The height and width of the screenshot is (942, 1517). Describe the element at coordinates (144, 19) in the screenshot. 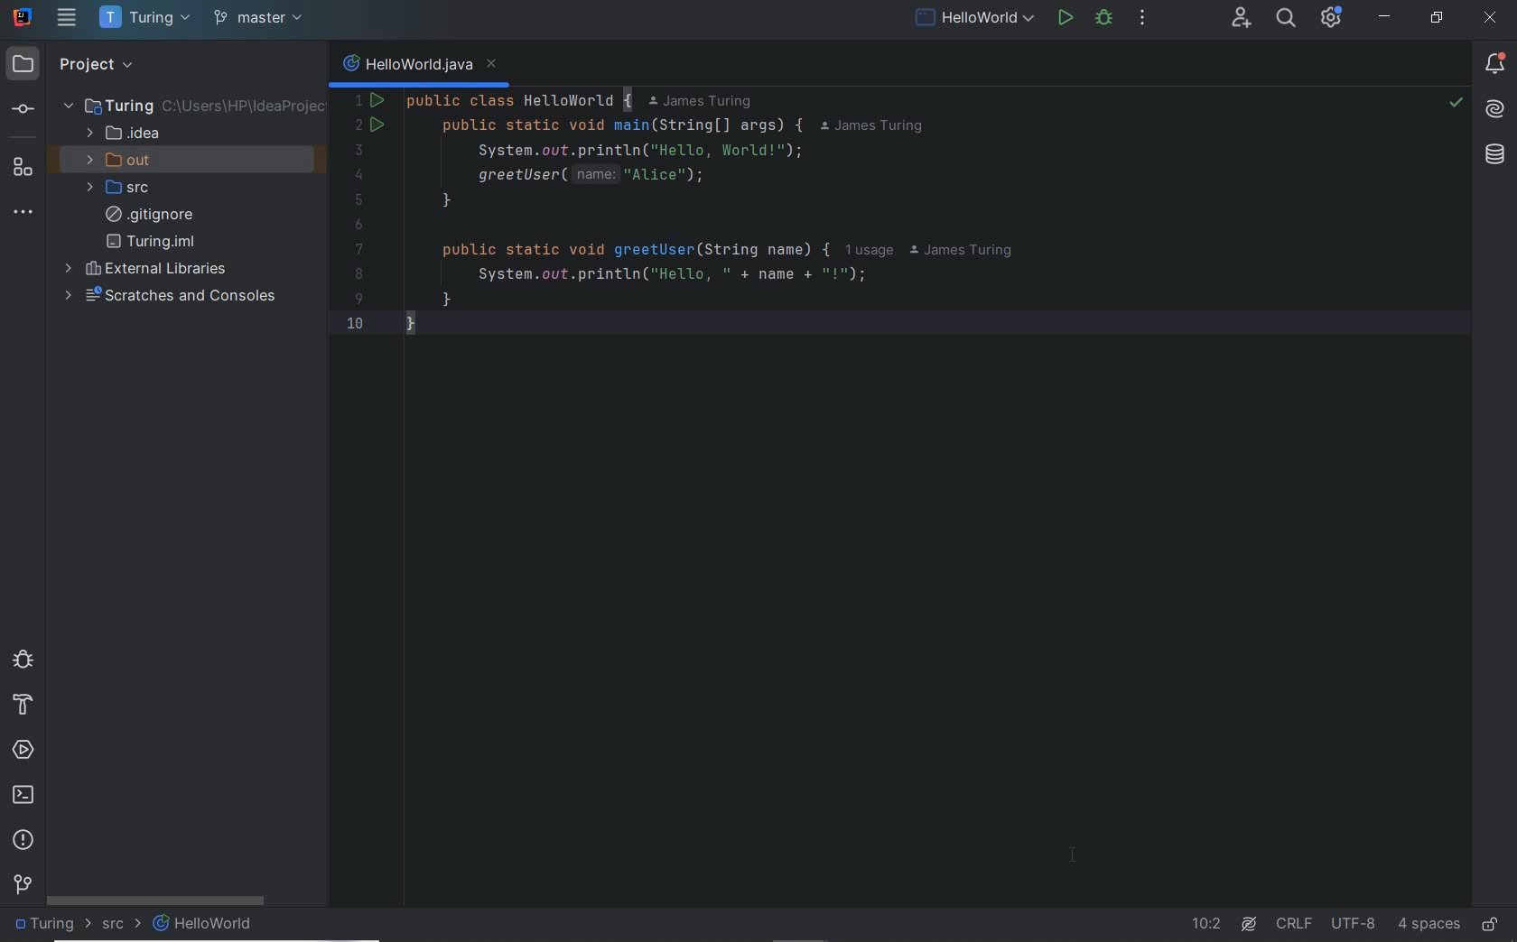

I see `Turing(project name)` at that location.